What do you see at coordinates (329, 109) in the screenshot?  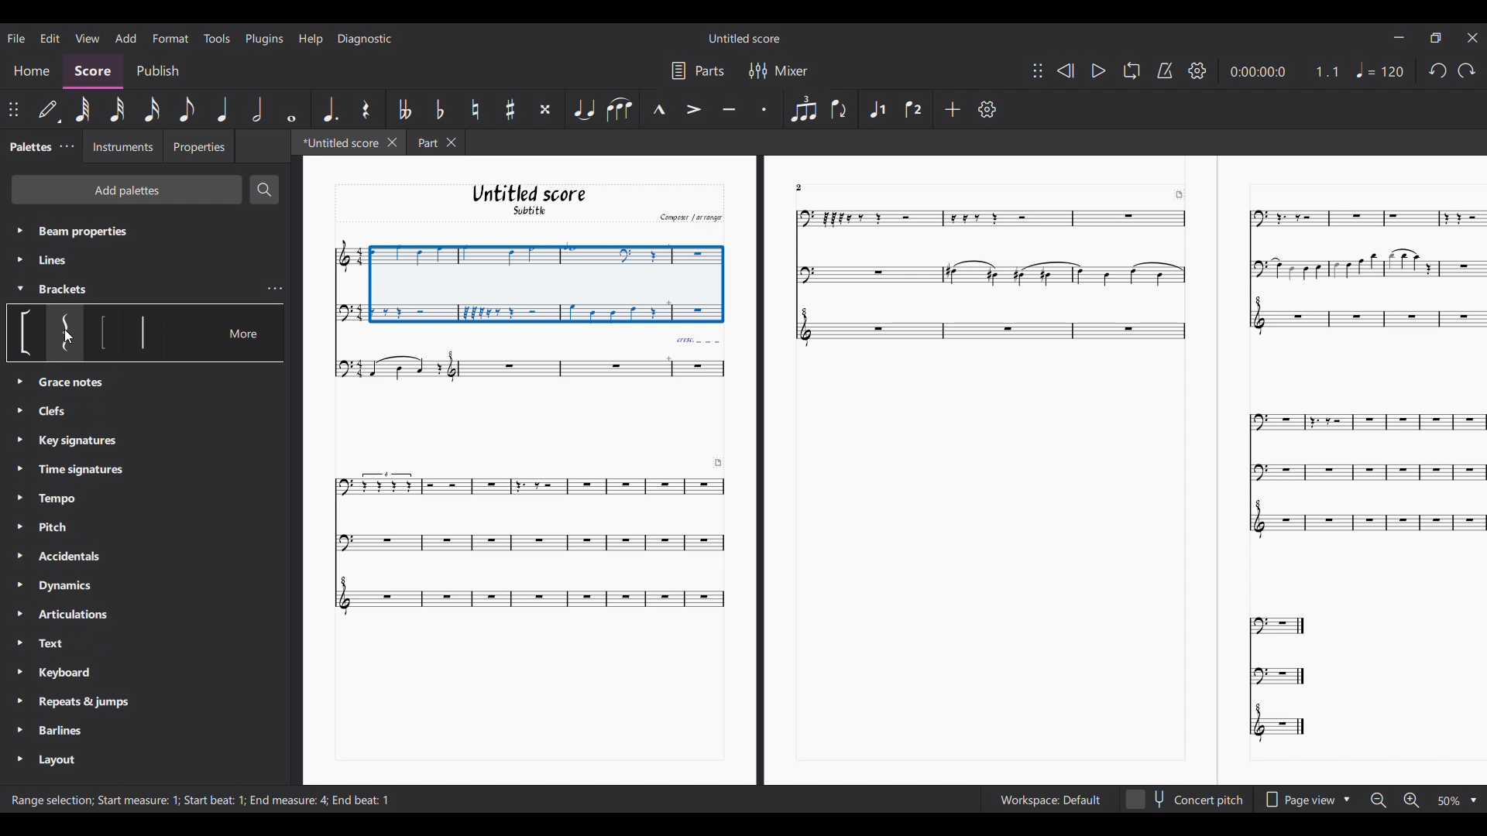 I see `Augmentation dot` at bounding box center [329, 109].